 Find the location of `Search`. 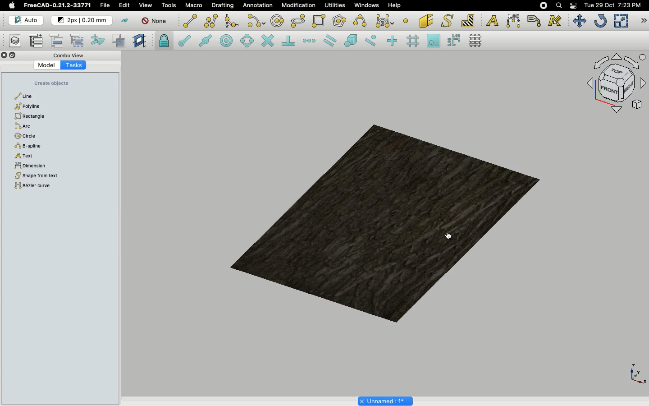

Search is located at coordinates (558, 5).